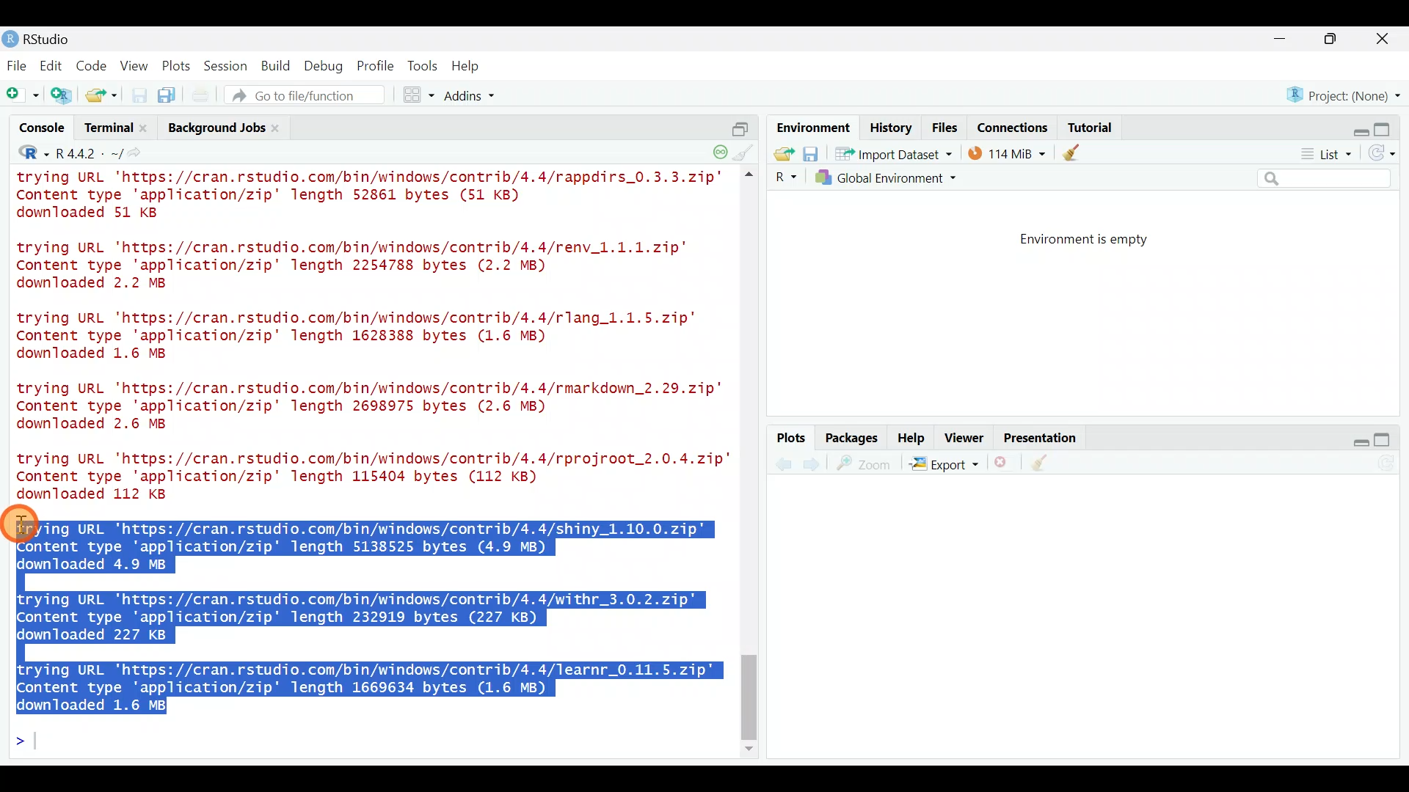  What do you see at coordinates (1388, 439) in the screenshot?
I see `maximize` at bounding box center [1388, 439].